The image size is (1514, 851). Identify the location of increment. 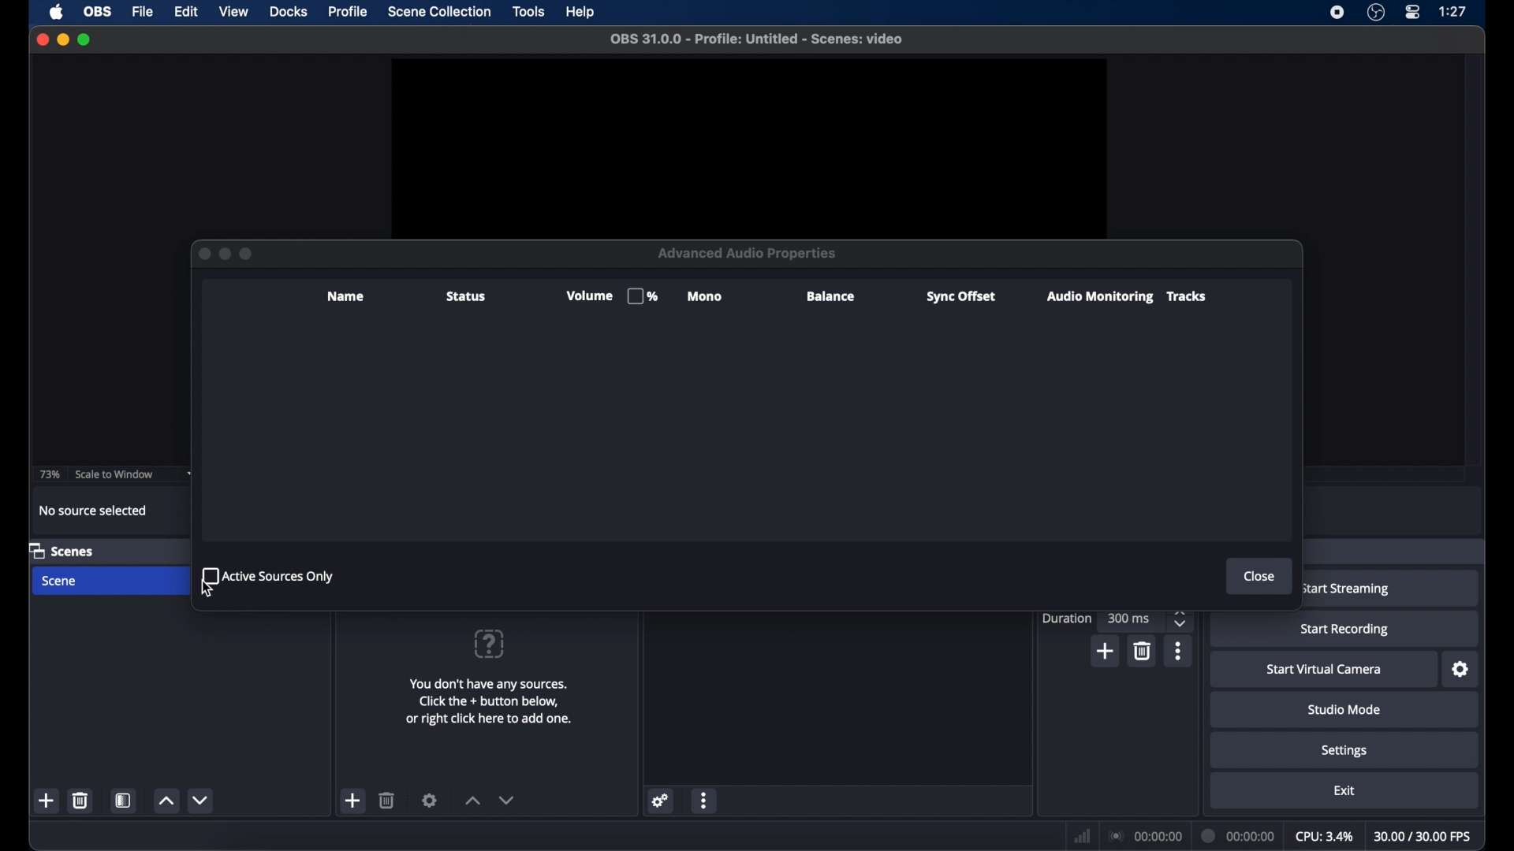
(166, 800).